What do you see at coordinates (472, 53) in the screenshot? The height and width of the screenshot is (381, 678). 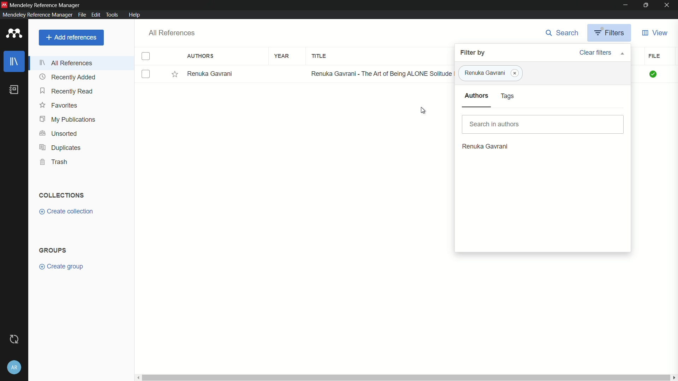 I see `filter by` at bounding box center [472, 53].